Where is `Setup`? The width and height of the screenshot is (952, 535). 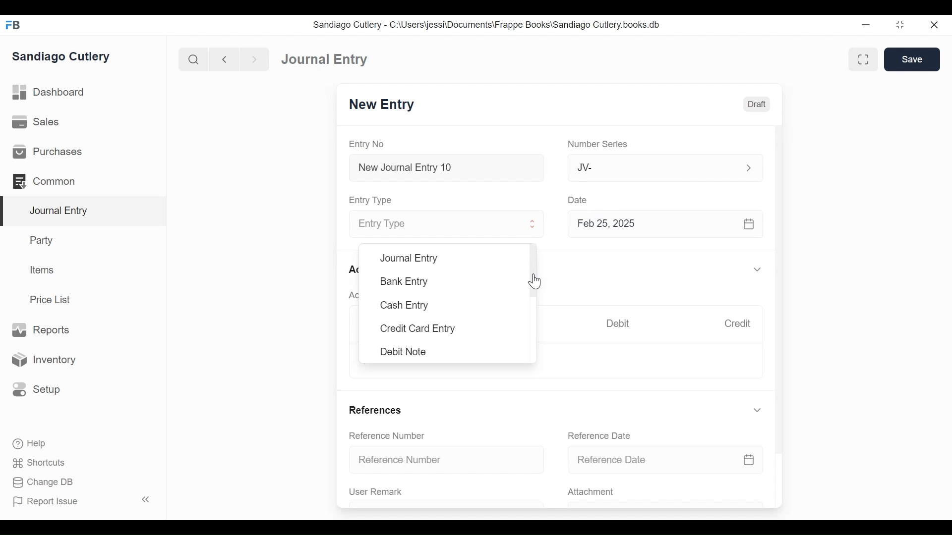
Setup is located at coordinates (37, 388).